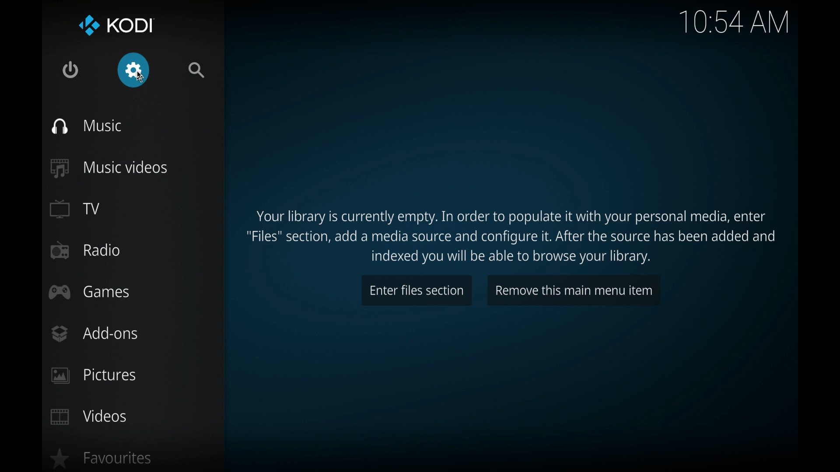 The image size is (840, 472). I want to click on videos, so click(89, 416).